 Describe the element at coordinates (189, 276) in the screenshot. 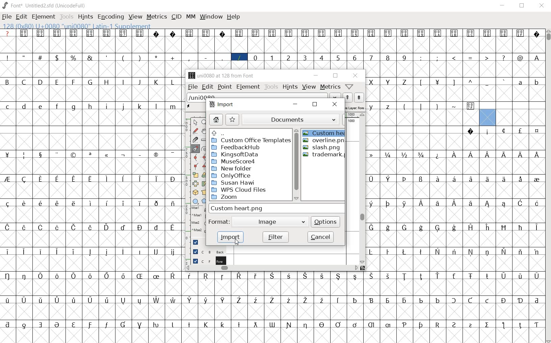

I see `glyph` at that location.